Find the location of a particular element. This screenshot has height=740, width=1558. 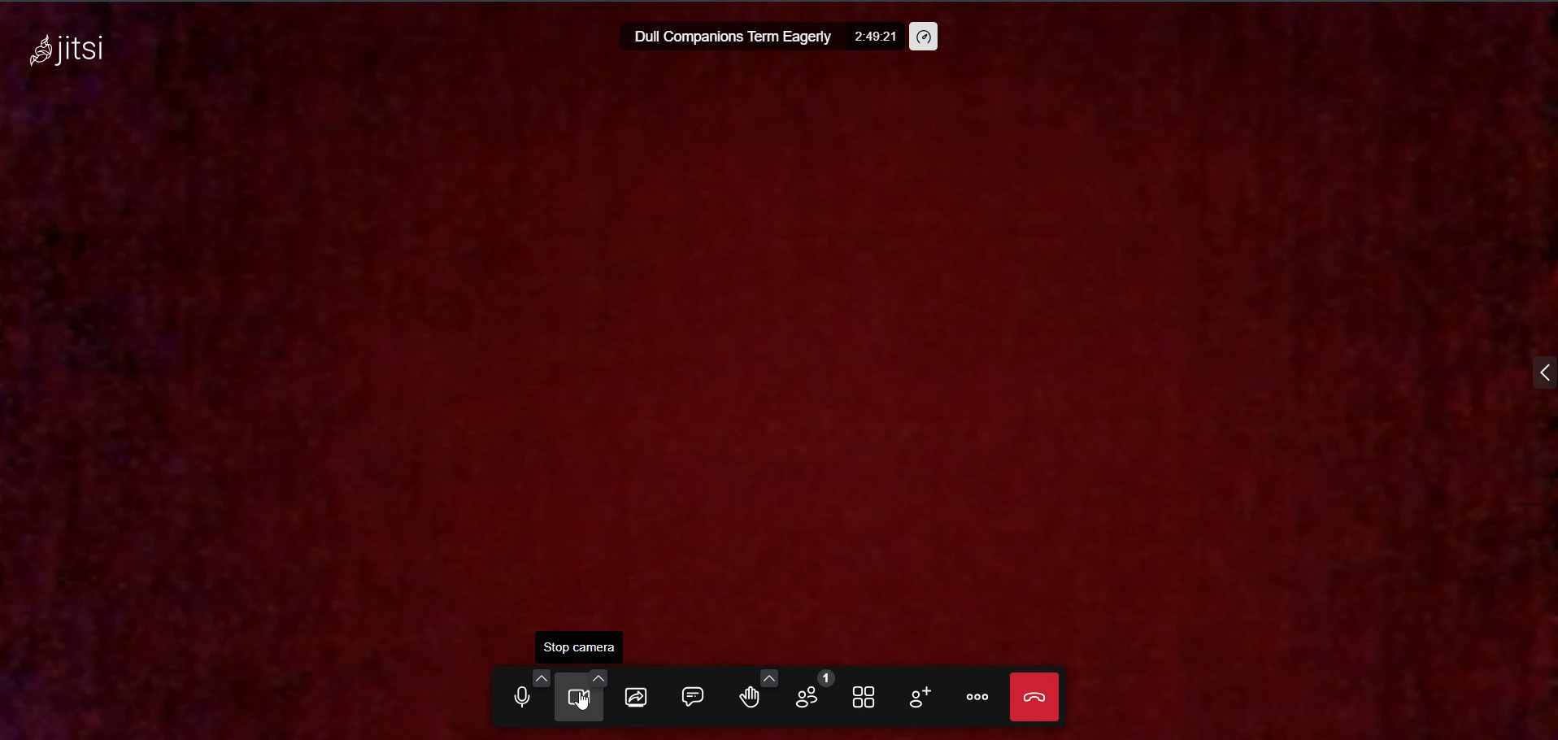

logo is located at coordinates (67, 54).